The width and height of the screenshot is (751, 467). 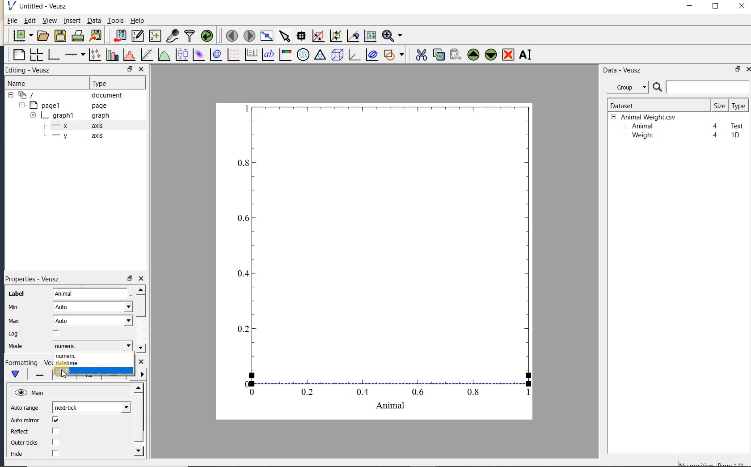 I want to click on Min, so click(x=14, y=307).